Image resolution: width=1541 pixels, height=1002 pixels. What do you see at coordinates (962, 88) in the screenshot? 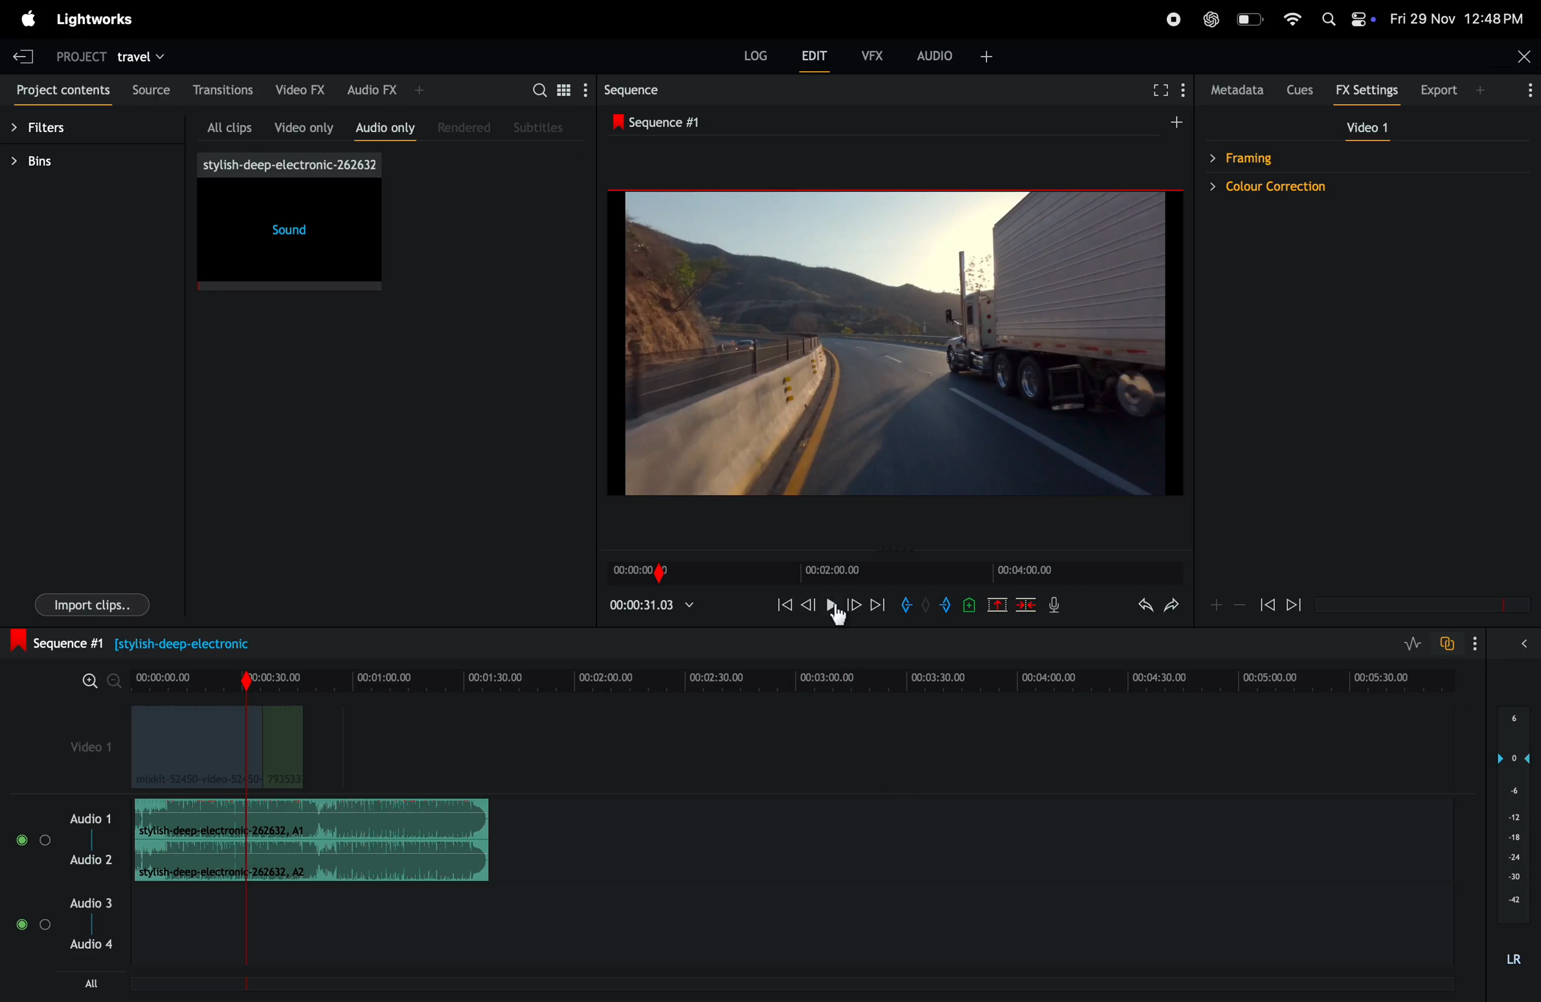
I see `show menu` at bounding box center [962, 88].